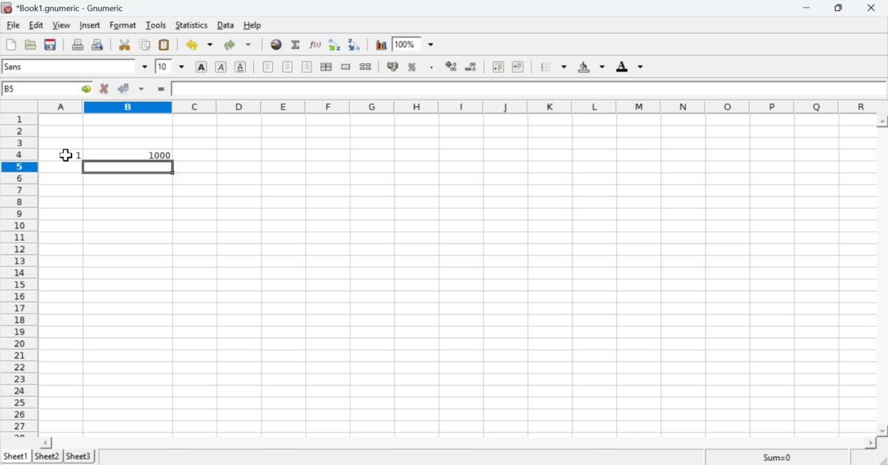  Describe the element at coordinates (518, 67) in the screenshot. I see `Increase indent, align to the left.` at that location.